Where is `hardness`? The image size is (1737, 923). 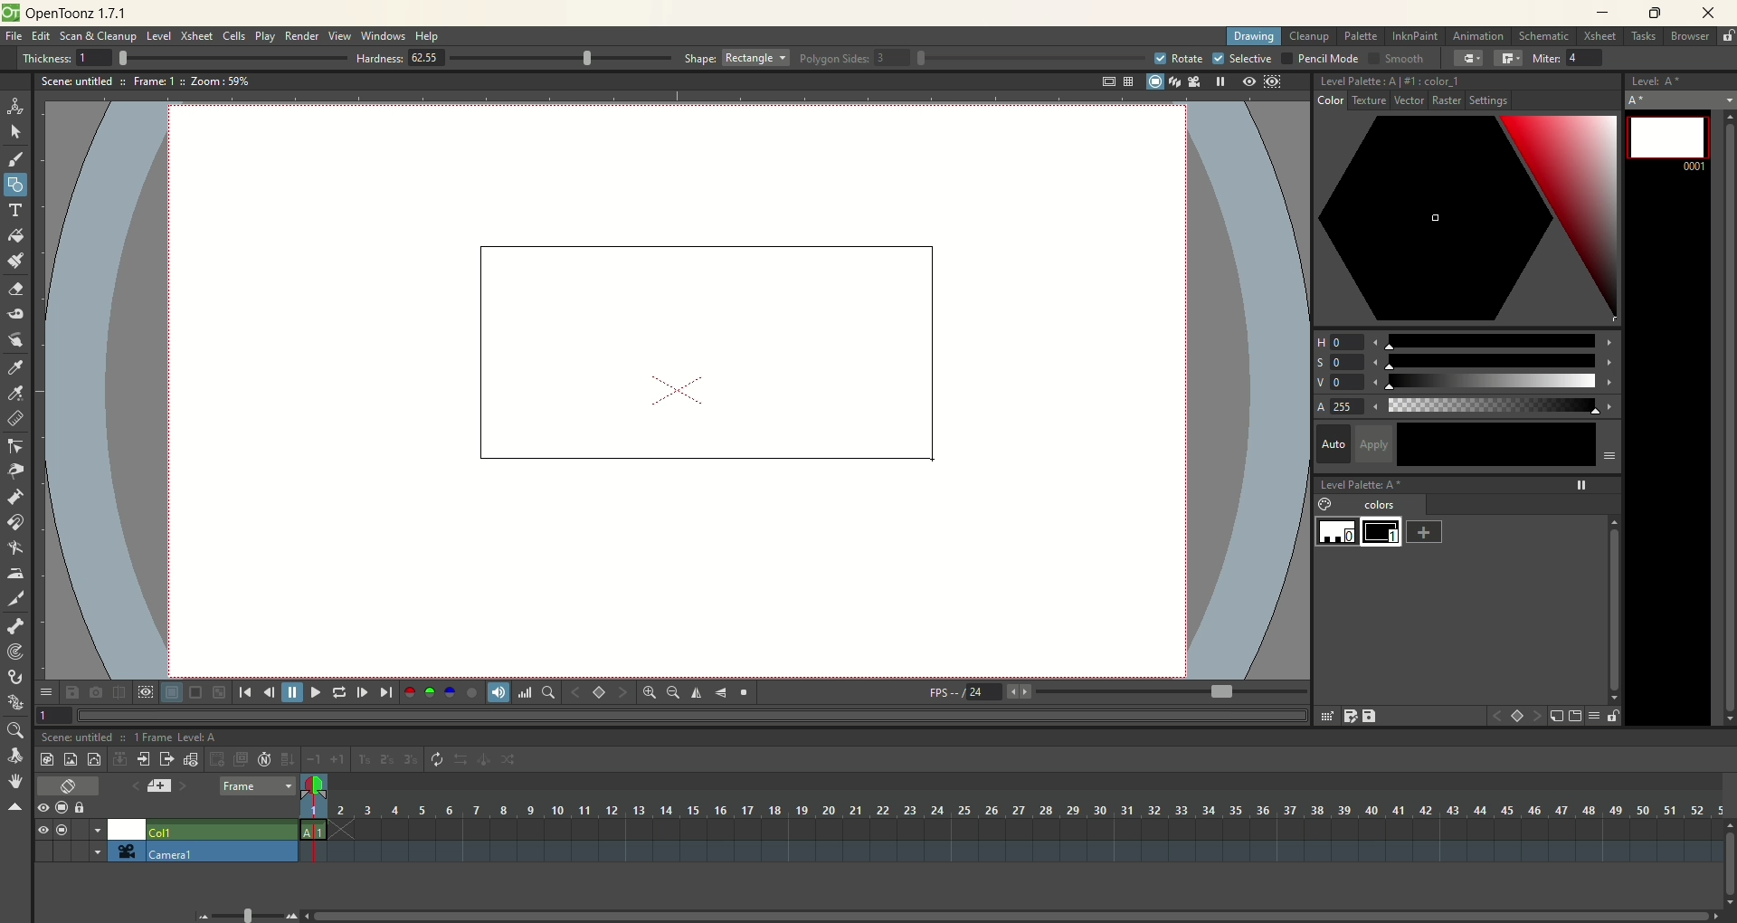
hardness is located at coordinates (514, 60).